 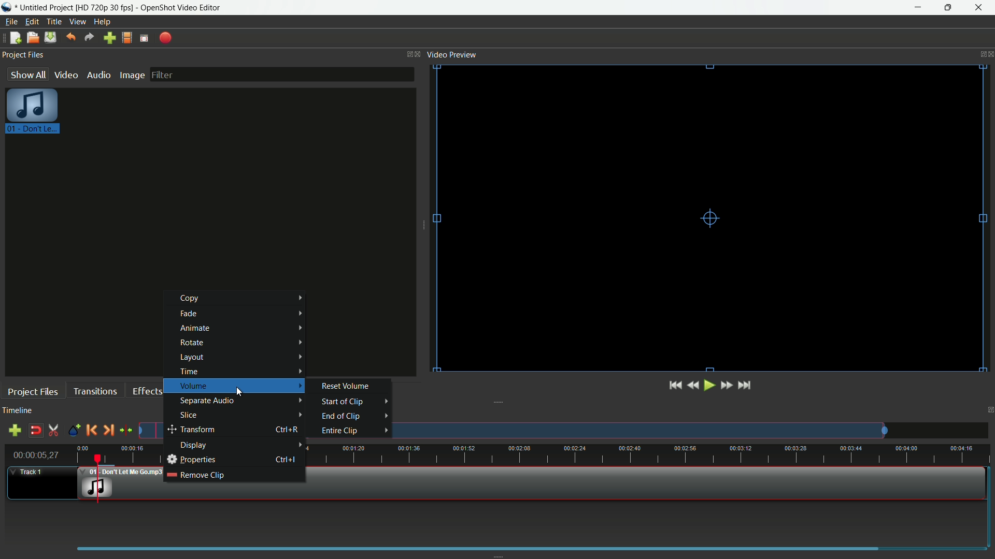 I want to click on track preview, so click(x=643, y=430).